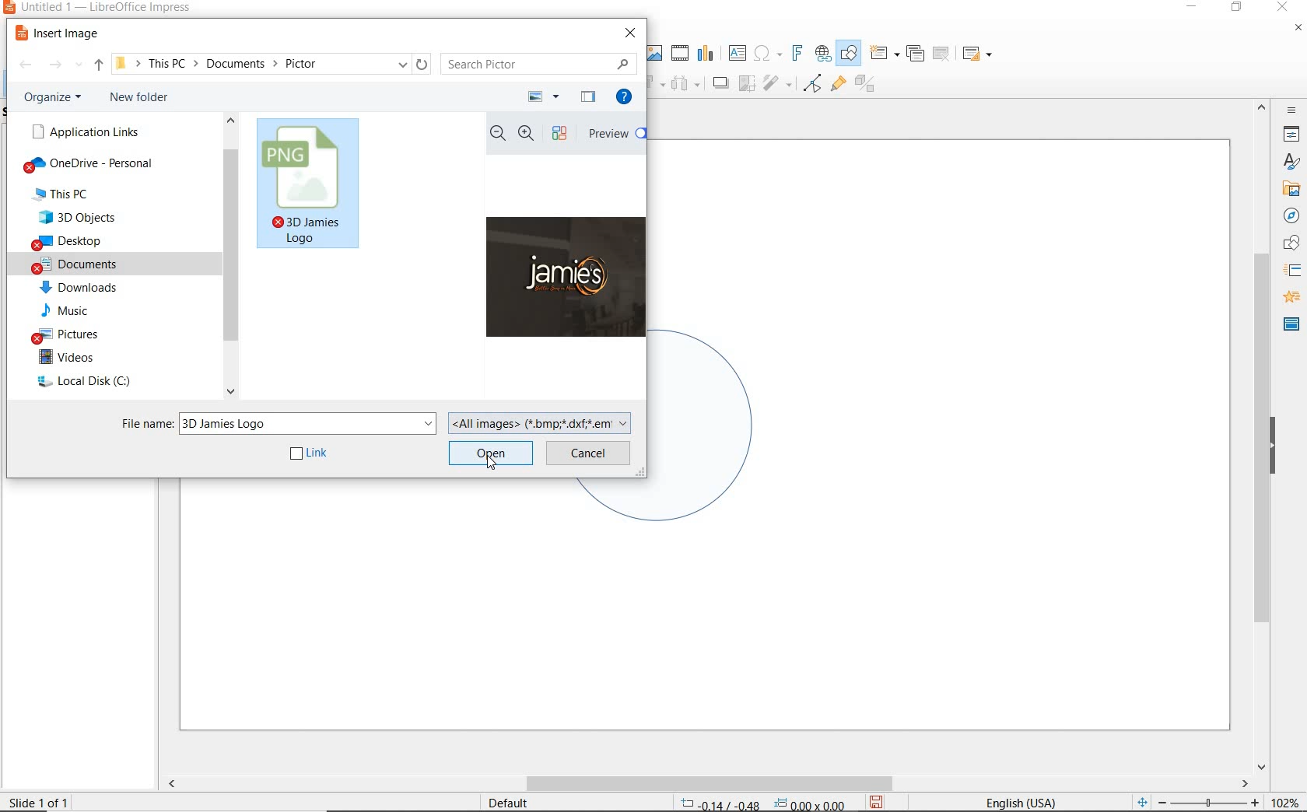 This screenshot has width=1307, height=812. What do you see at coordinates (614, 135) in the screenshot?
I see `preview` at bounding box center [614, 135].